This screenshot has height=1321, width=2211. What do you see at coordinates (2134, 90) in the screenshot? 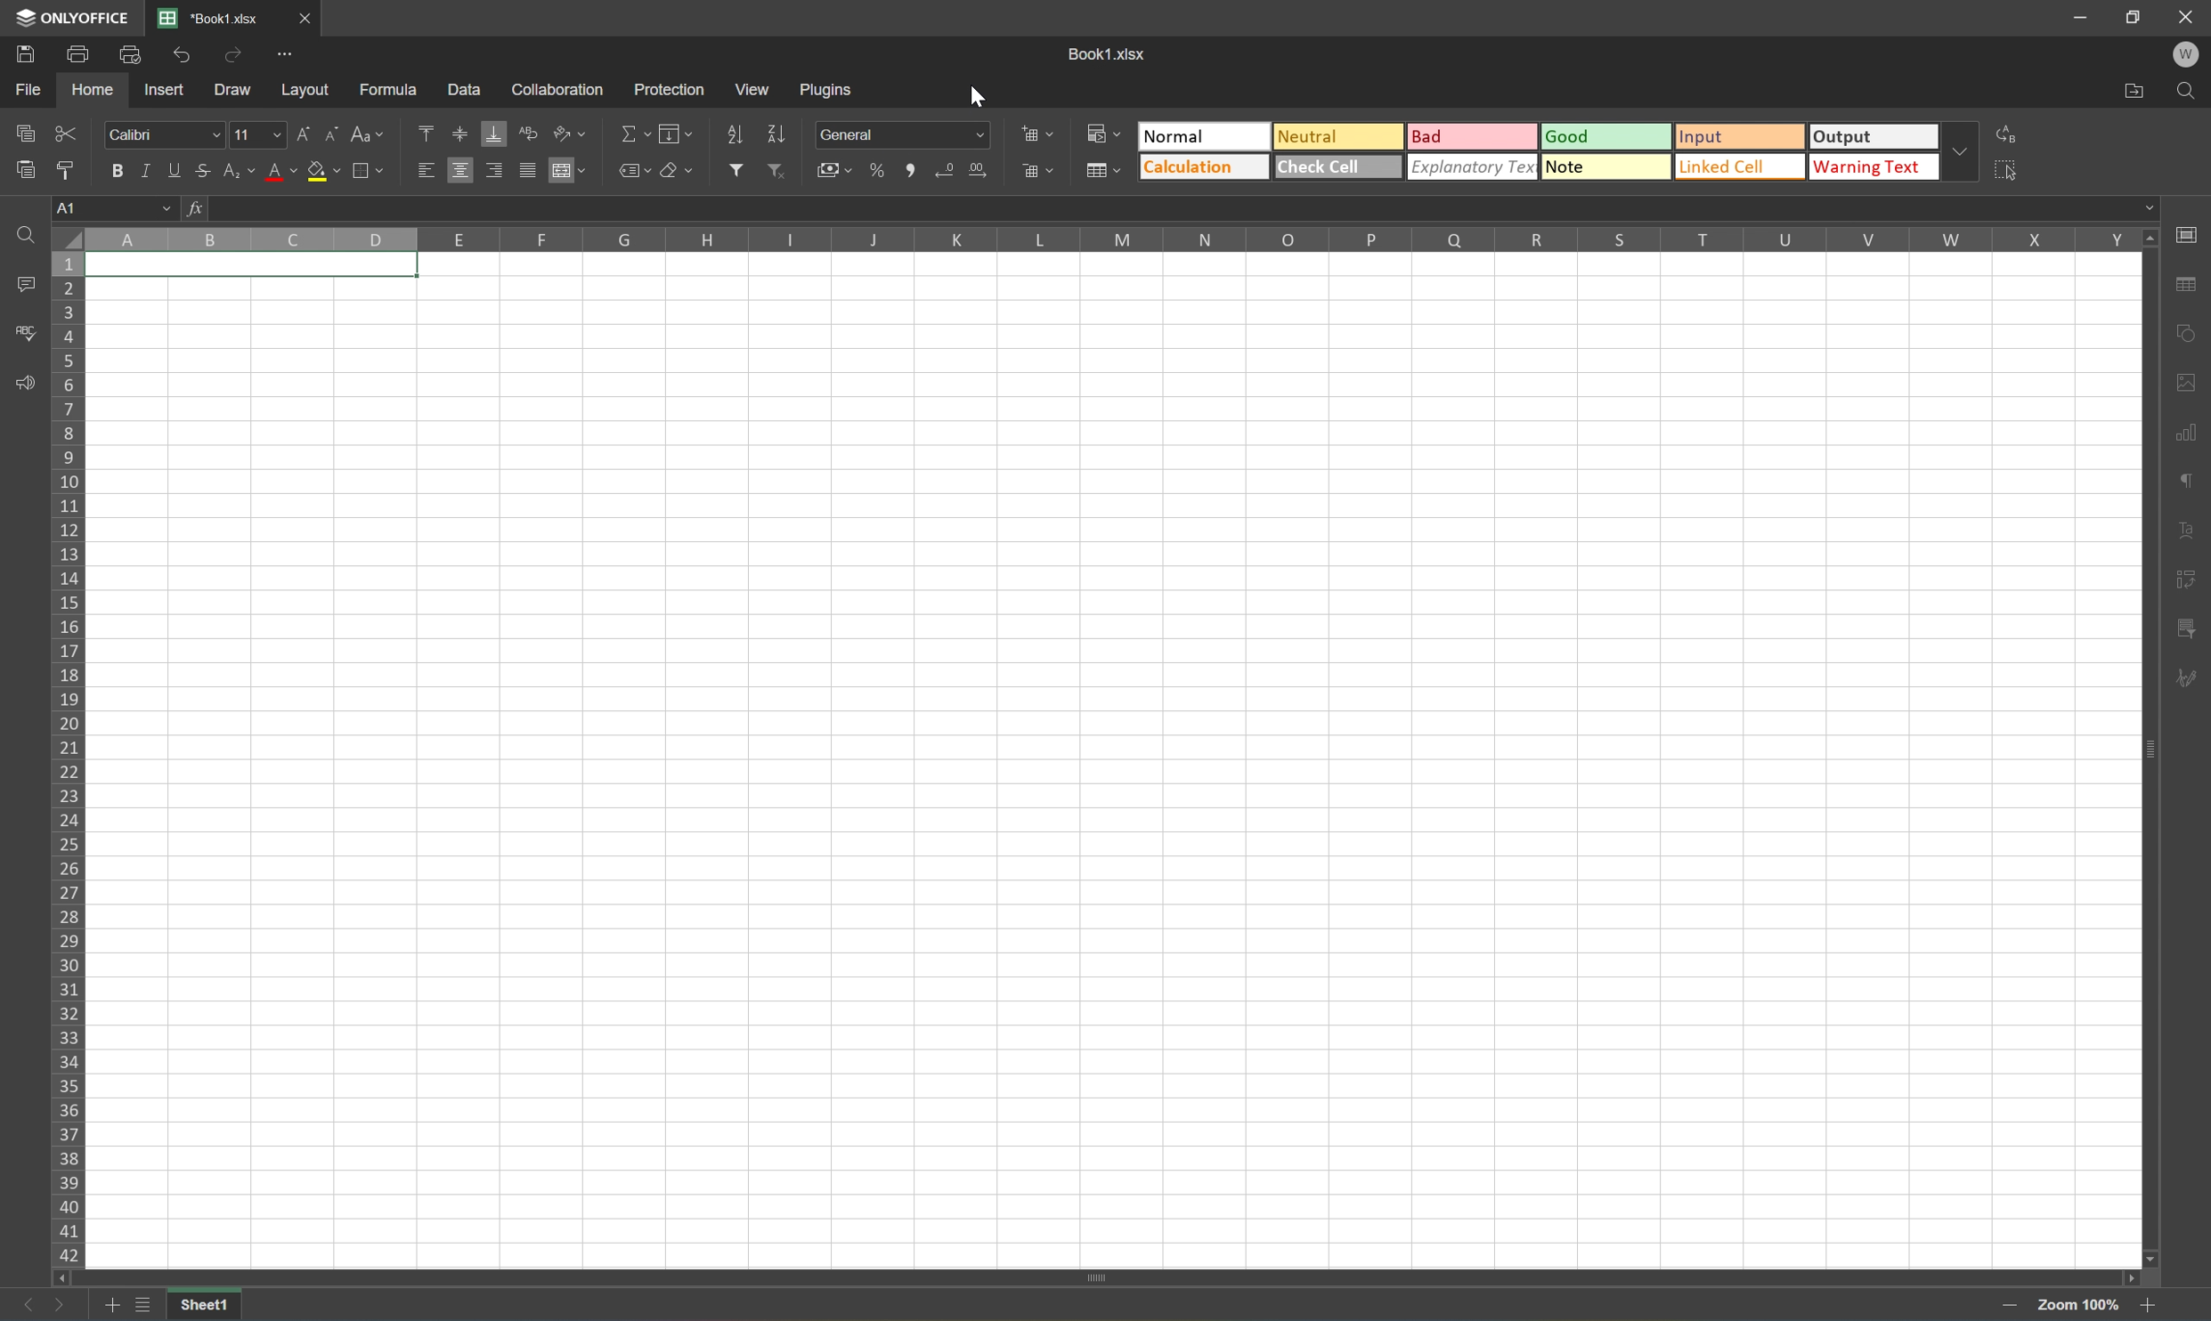
I see `Open file location` at bounding box center [2134, 90].